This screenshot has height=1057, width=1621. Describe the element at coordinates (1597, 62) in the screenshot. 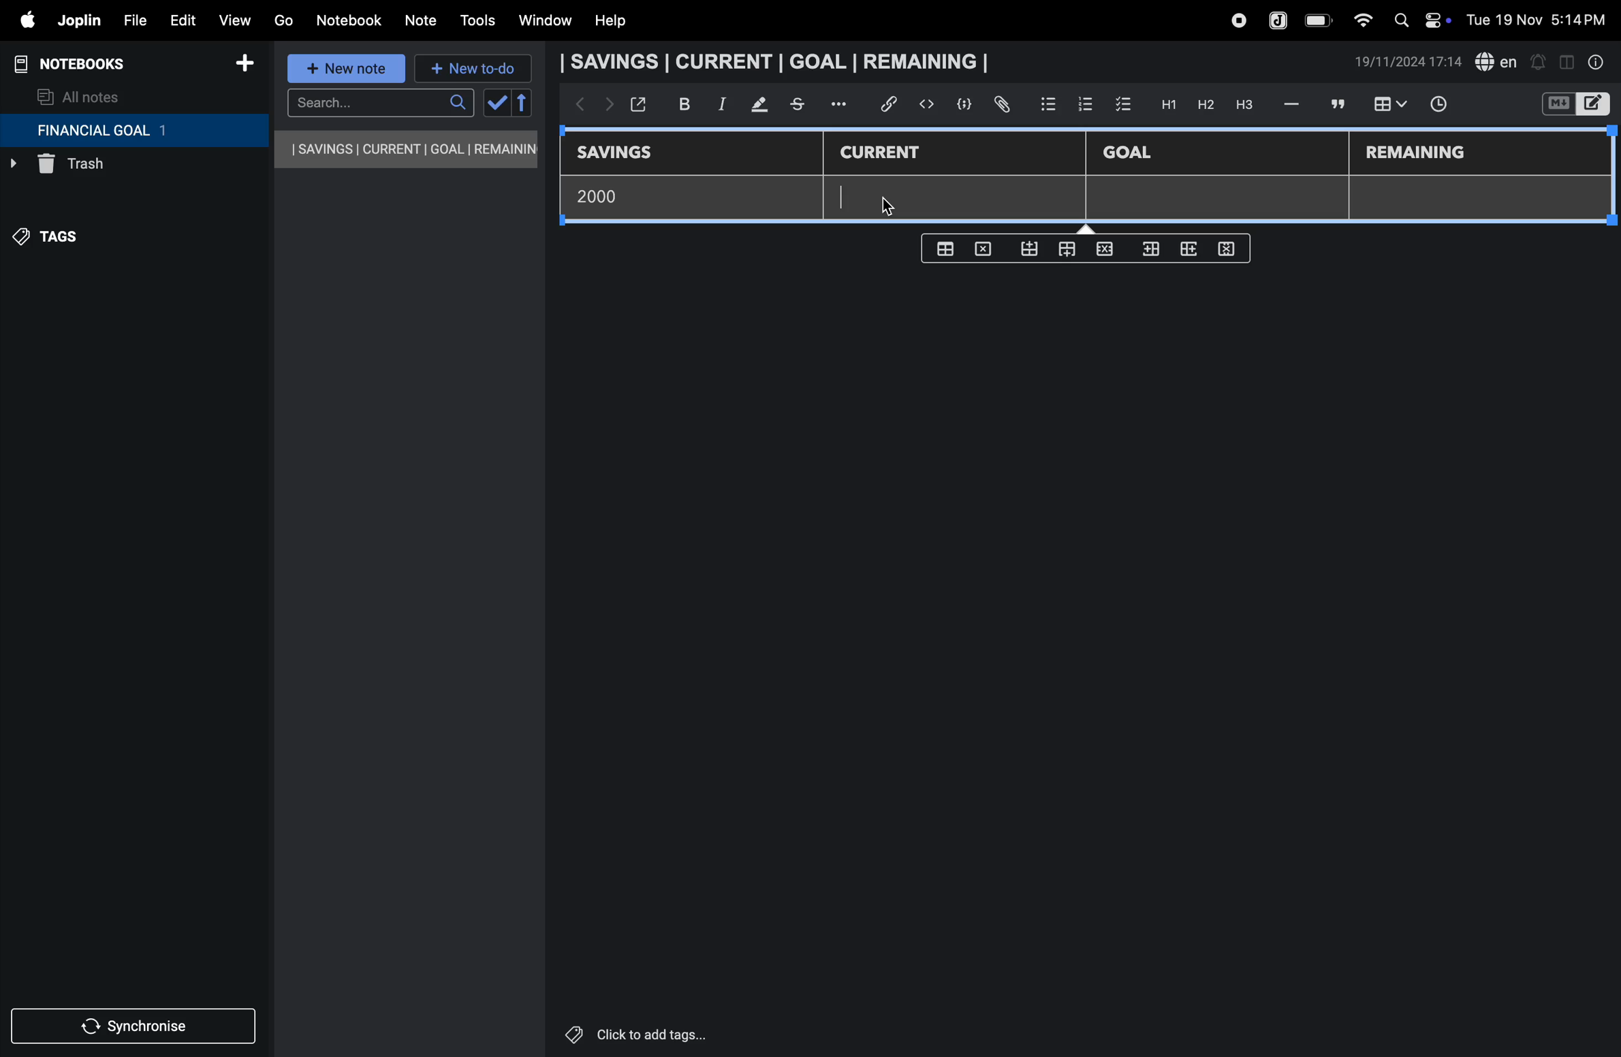

I see `info` at that location.